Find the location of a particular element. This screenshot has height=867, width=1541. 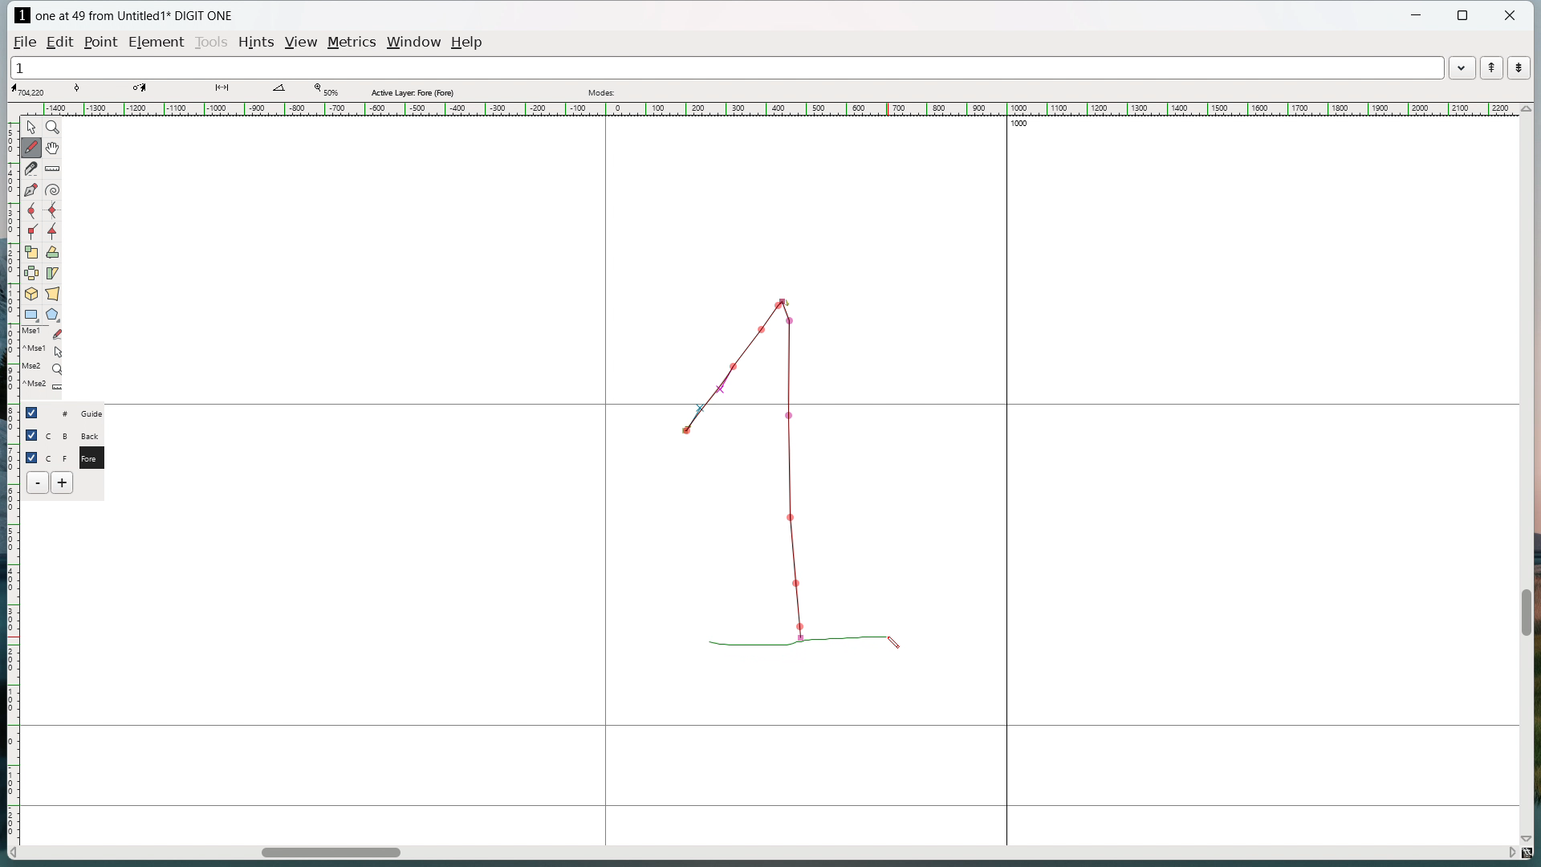

add a curve point always either vertical or horizontal is located at coordinates (52, 211).